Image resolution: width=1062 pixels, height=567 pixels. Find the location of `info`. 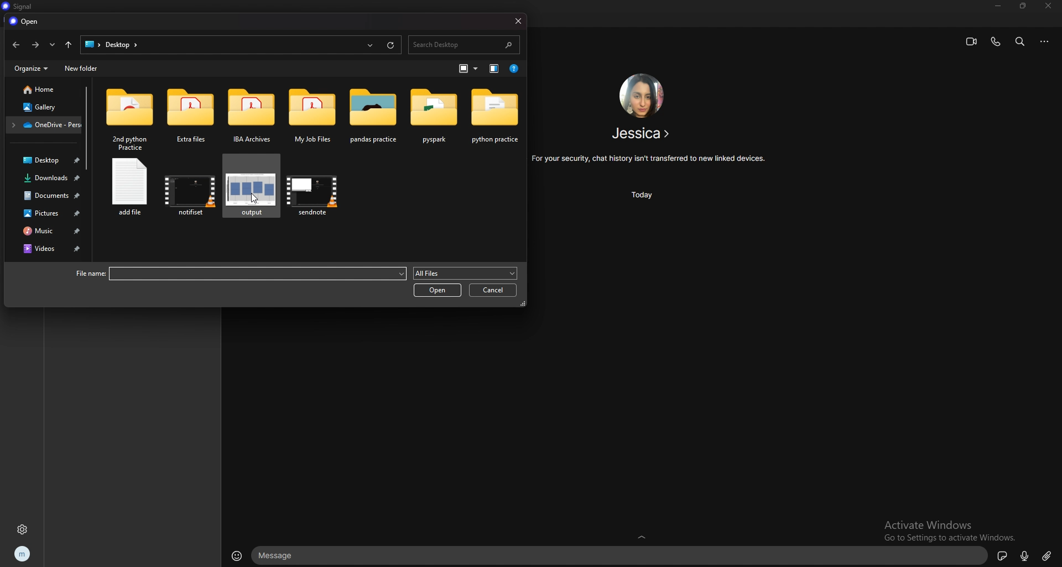

info is located at coordinates (649, 159).